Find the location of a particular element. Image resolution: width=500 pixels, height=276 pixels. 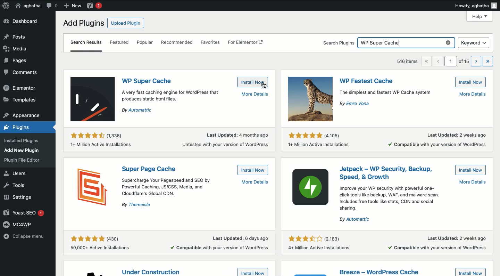

Dashboard is located at coordinates (21, 22).